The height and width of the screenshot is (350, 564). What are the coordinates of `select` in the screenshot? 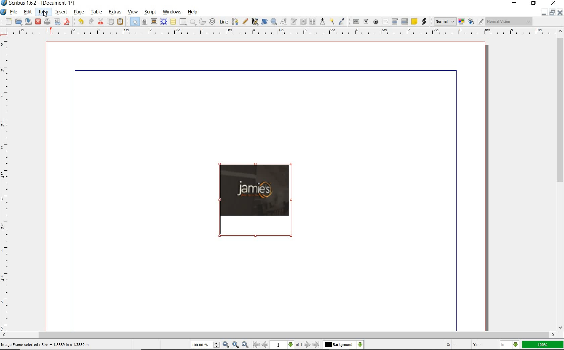 It's located at (135, 22).